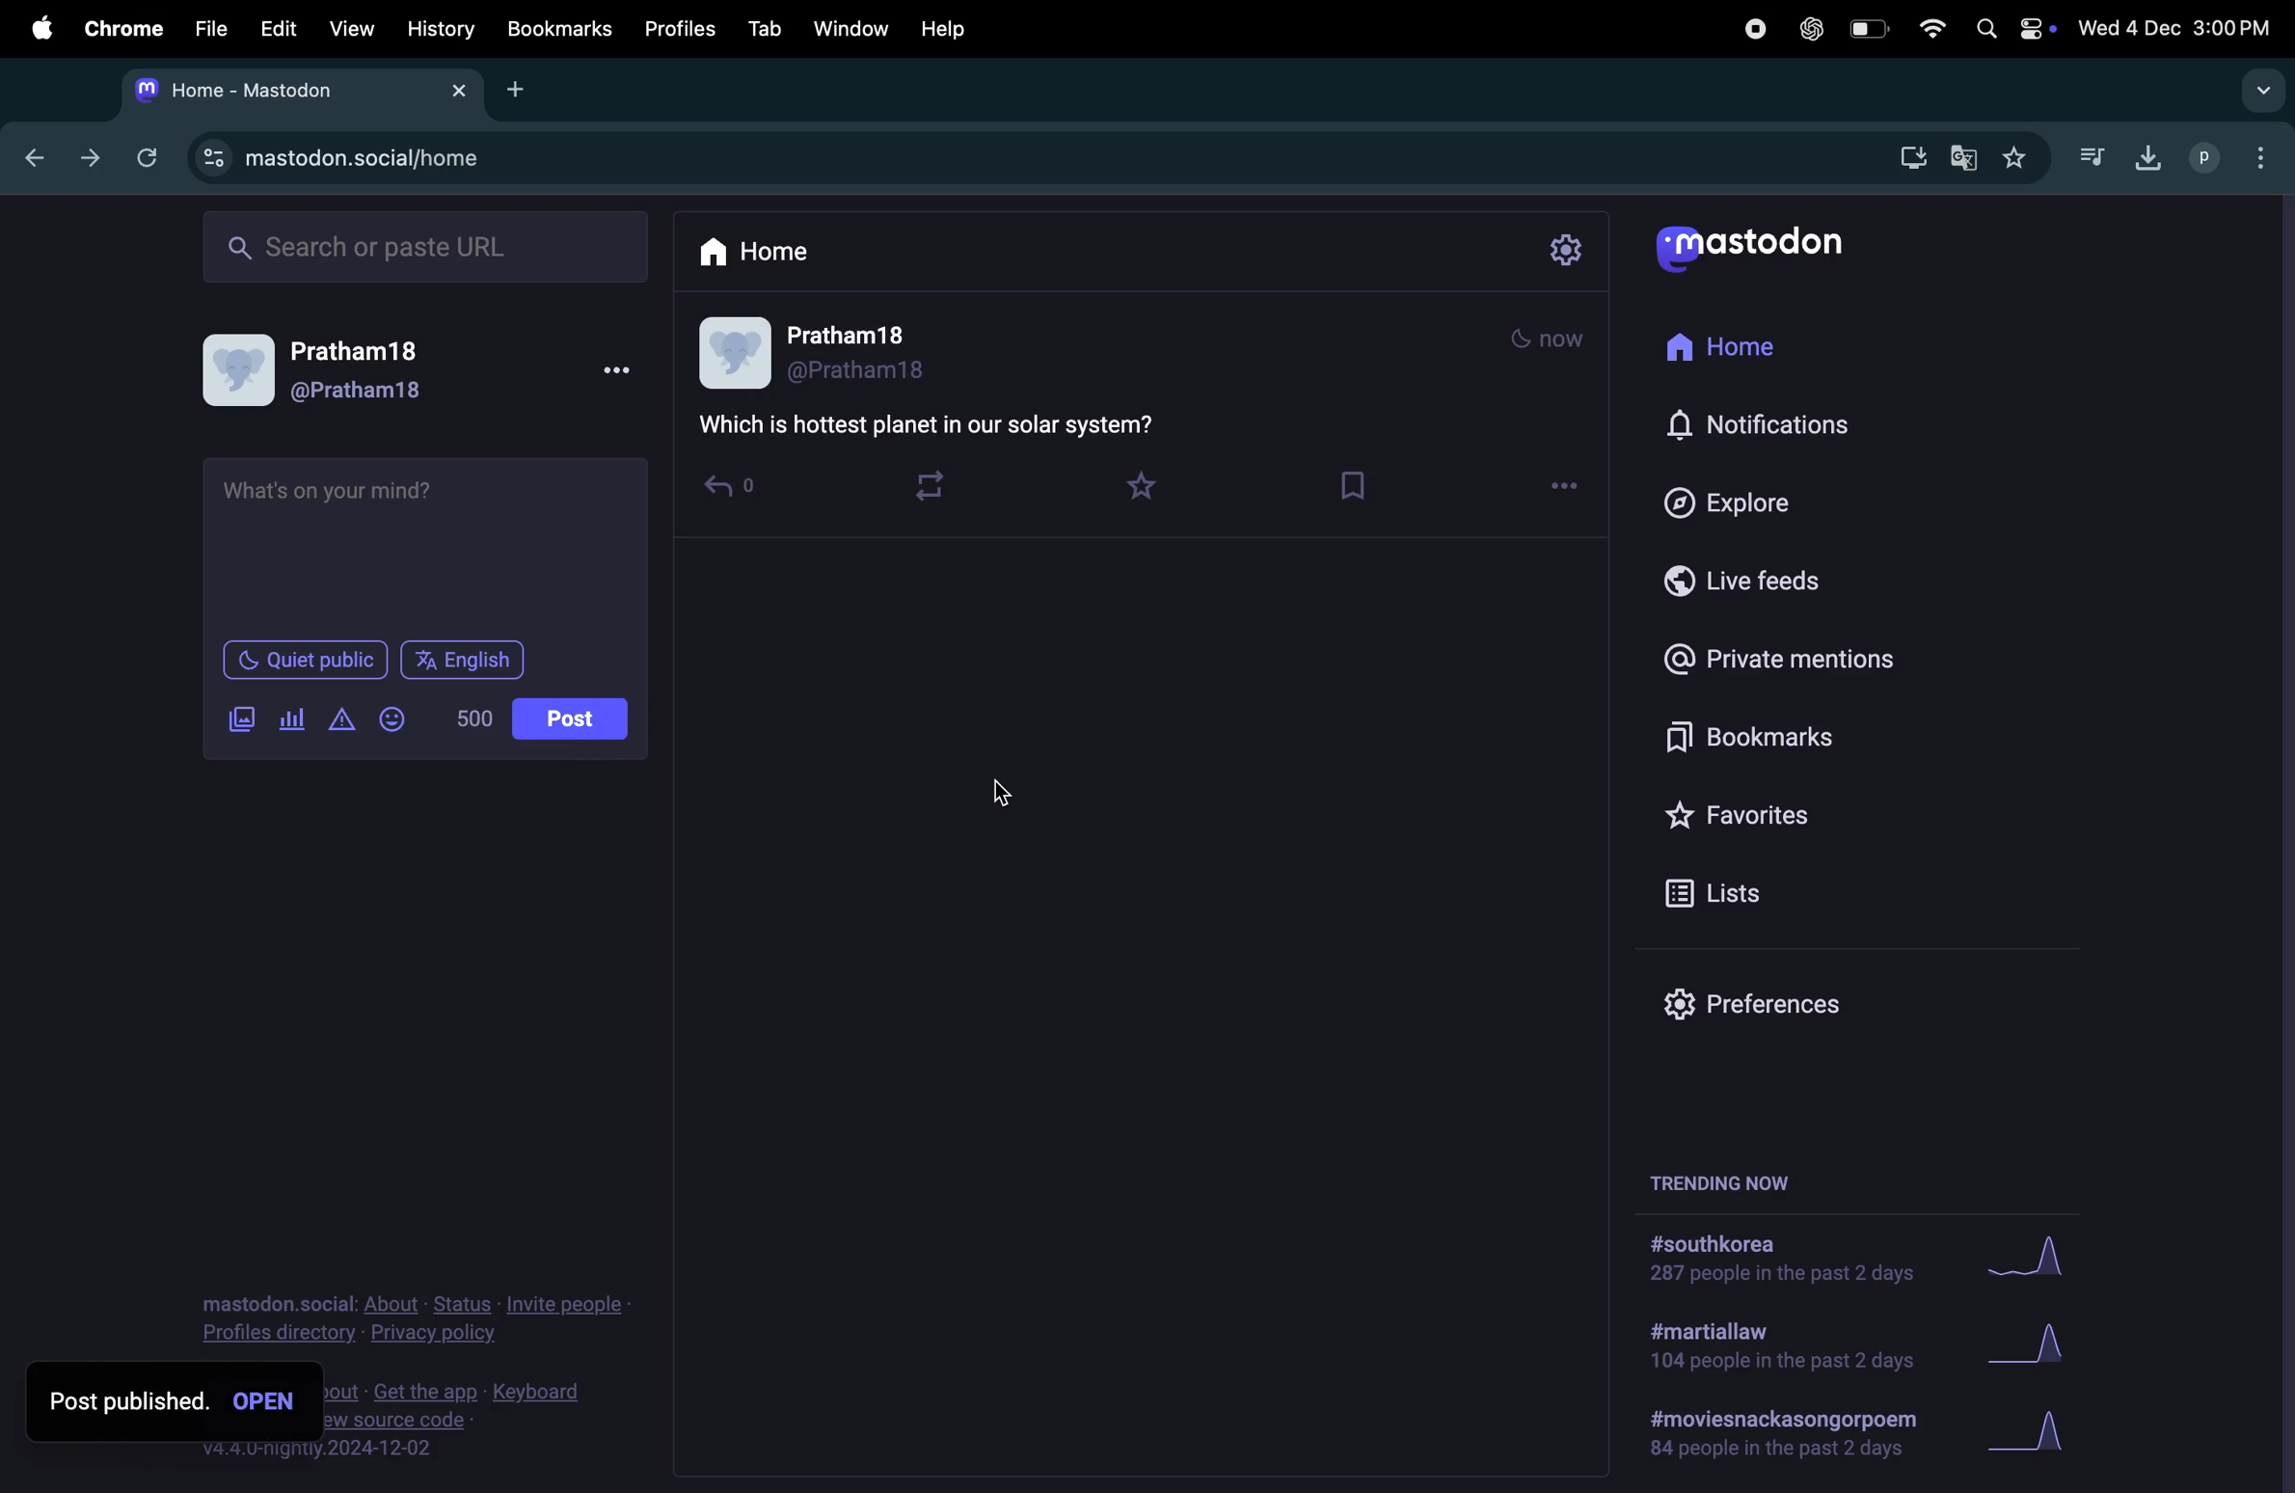 This screenshot has height=1493, width=2295. Describe the element at coordinates (678, 28) in the screenshot. I see `profiles` at that location.